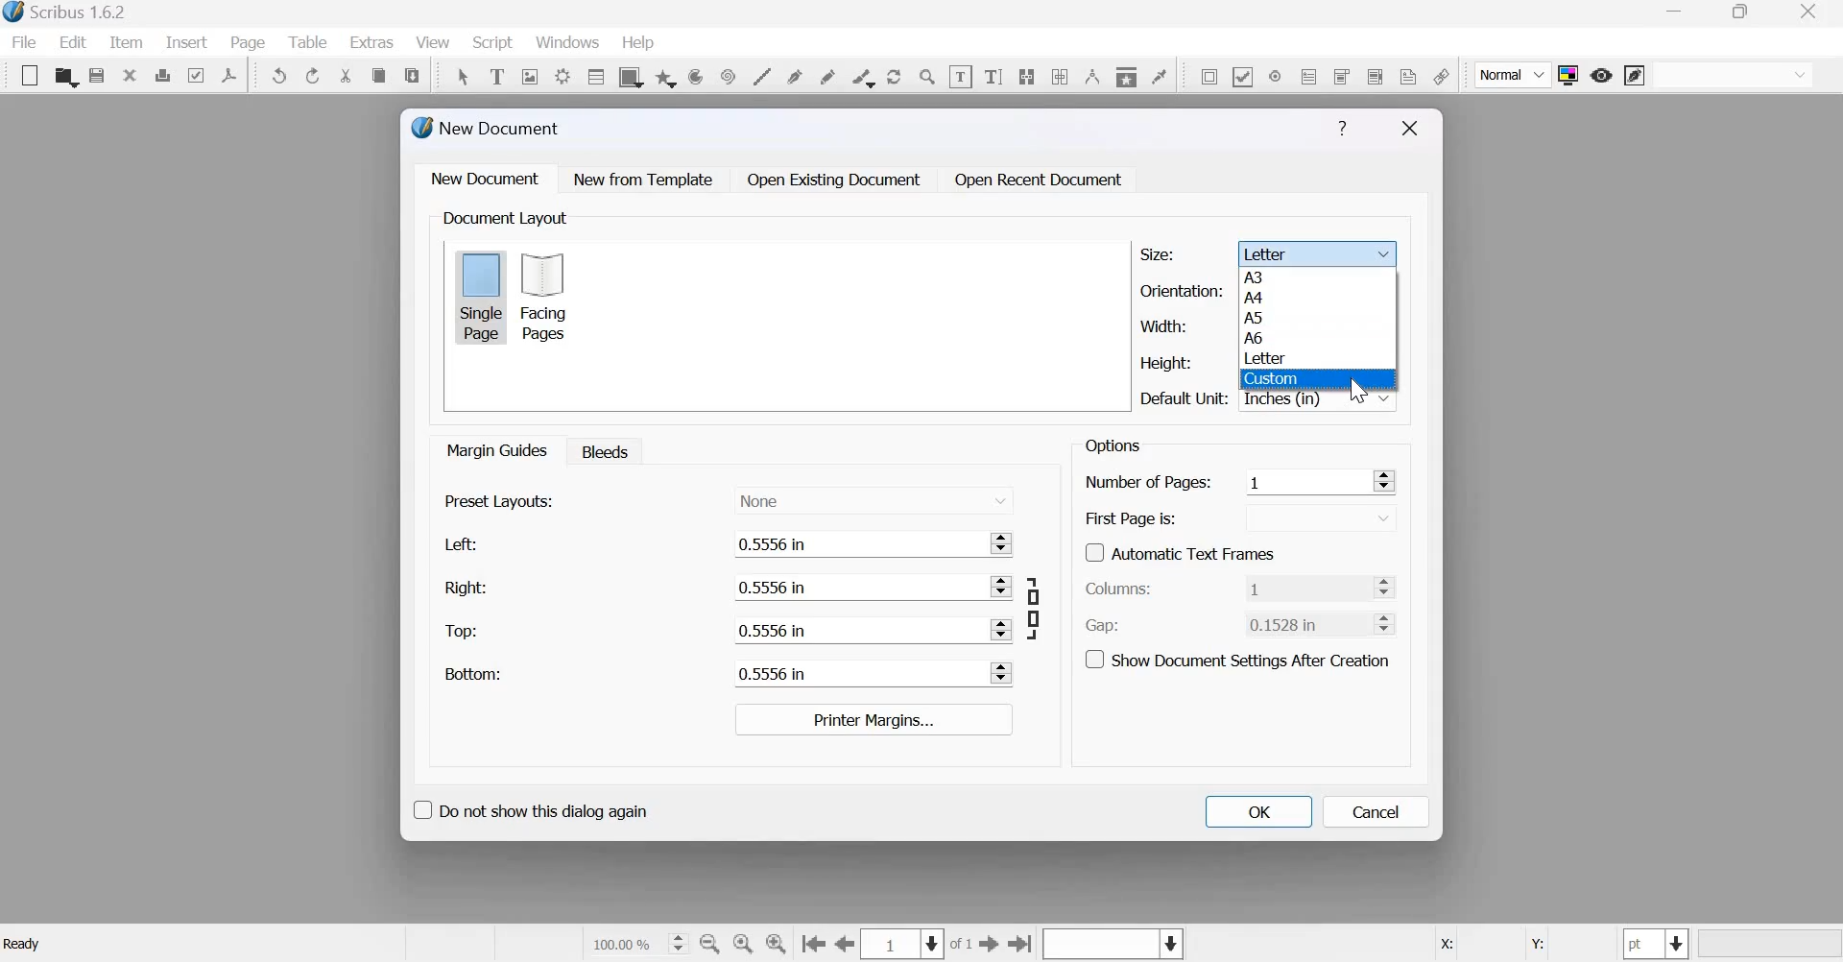  What do you see at coordinates (695, 76) in the screenshot?
I see `arc` at bounding box center [695, 76].